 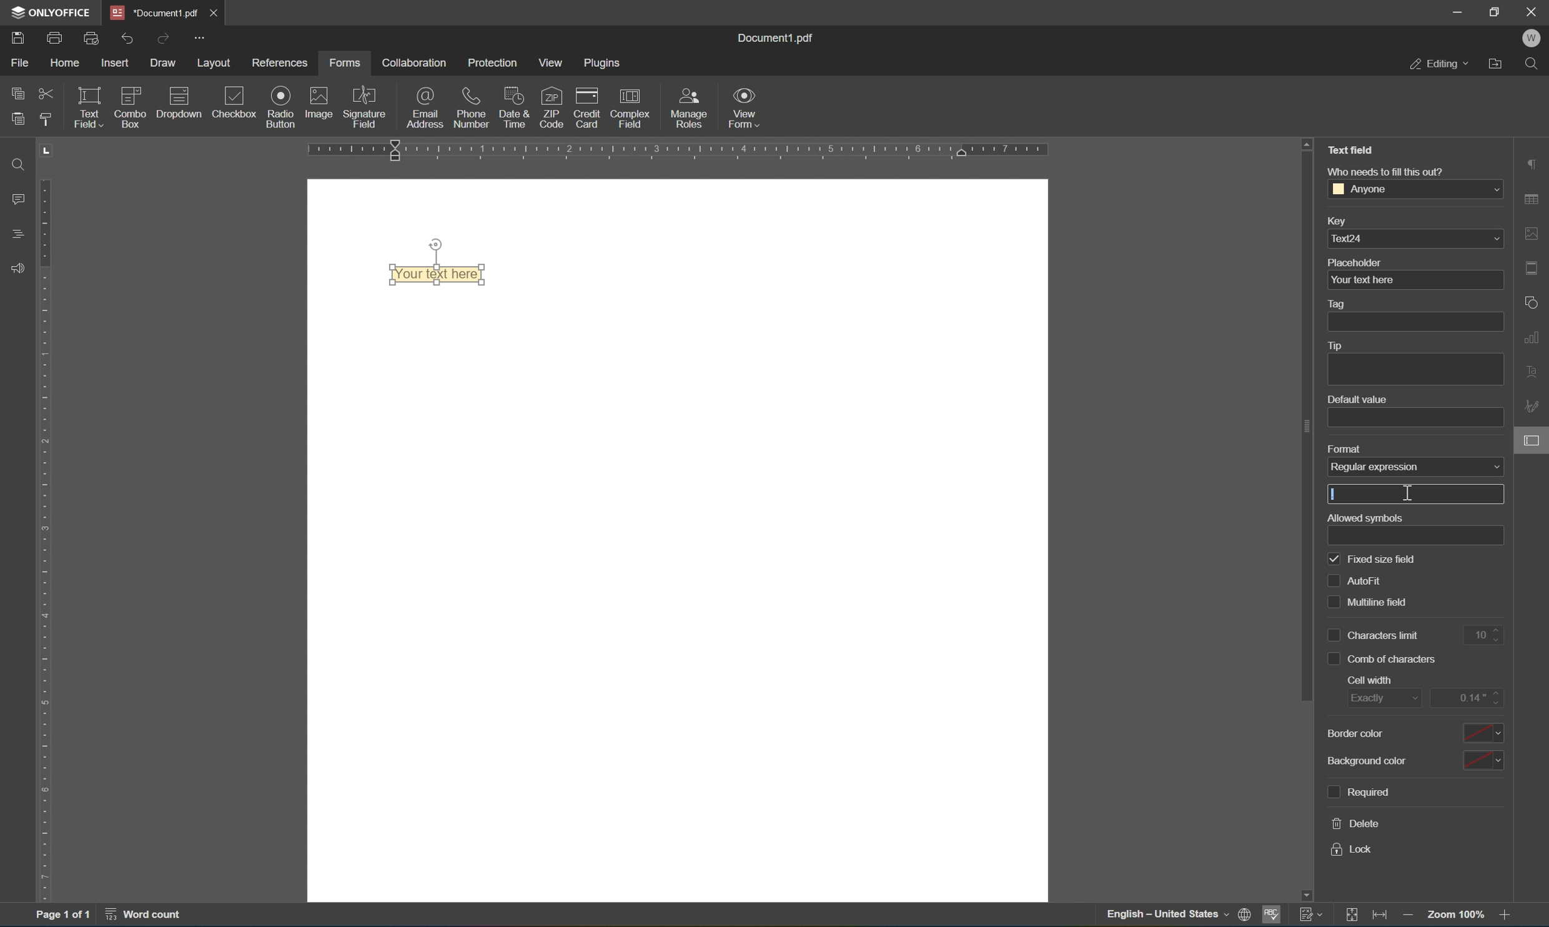 What do you see at coordinates (1414, 495) in the screenshot?
I see `add` at bounding box center [1414, 495].